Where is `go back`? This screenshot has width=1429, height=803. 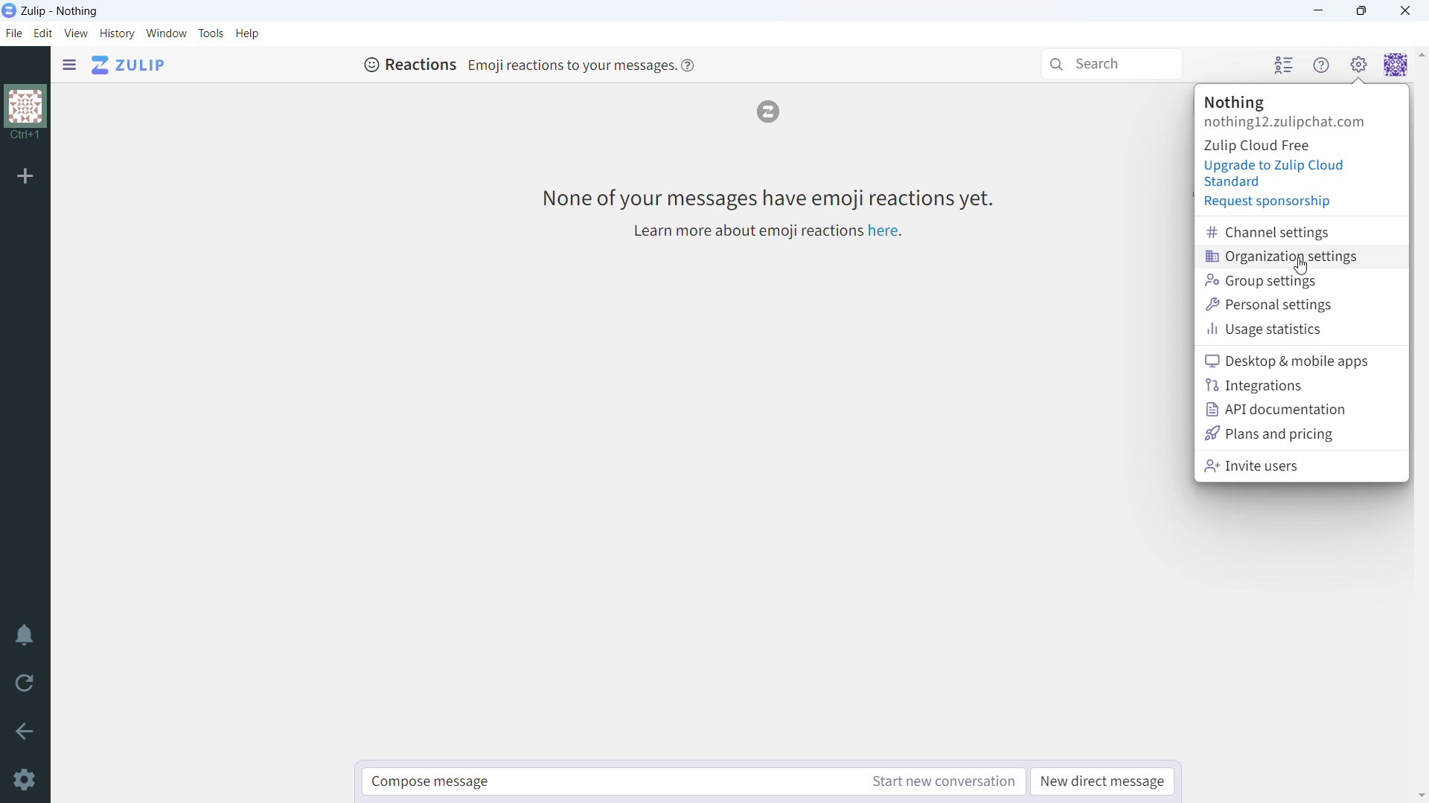
go back is located at coordinates (24, 730).